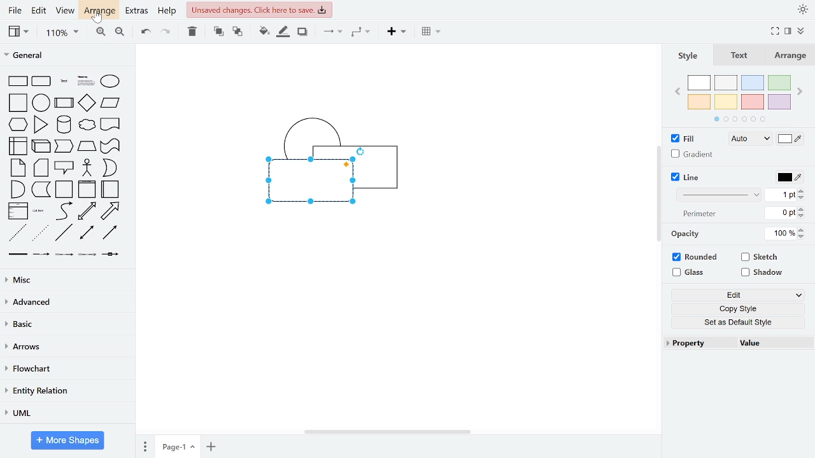 The width and height of the screenshot is (815, 458). What do you see at coordinates (259, 11) in the screenshot?
I see `unsaved changes. Click here to save` at bounding box center [259, 11].